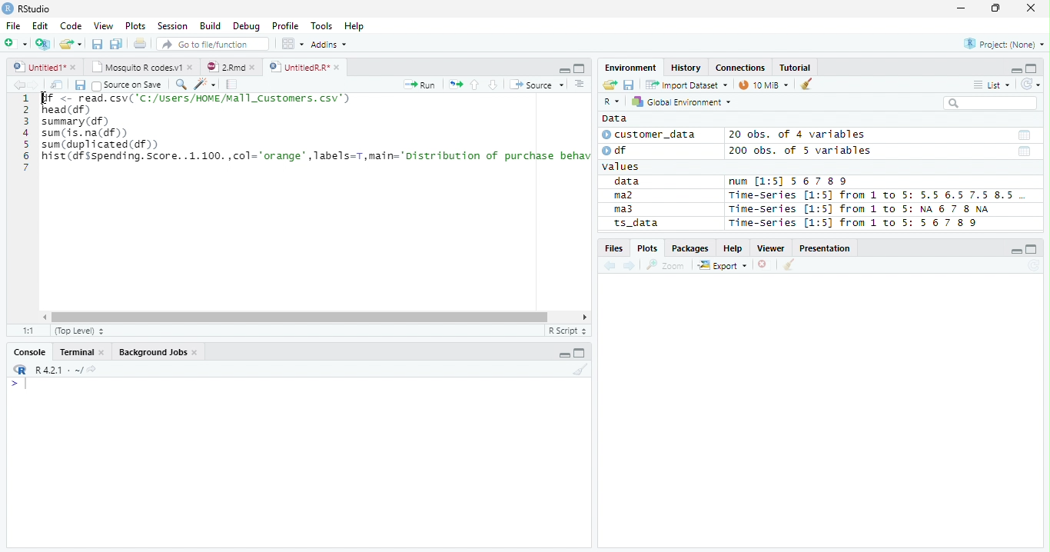 Image resolution: width=1050 pixels, height=552 pixels. I want to click on Import Dataset, so click(685, 85).